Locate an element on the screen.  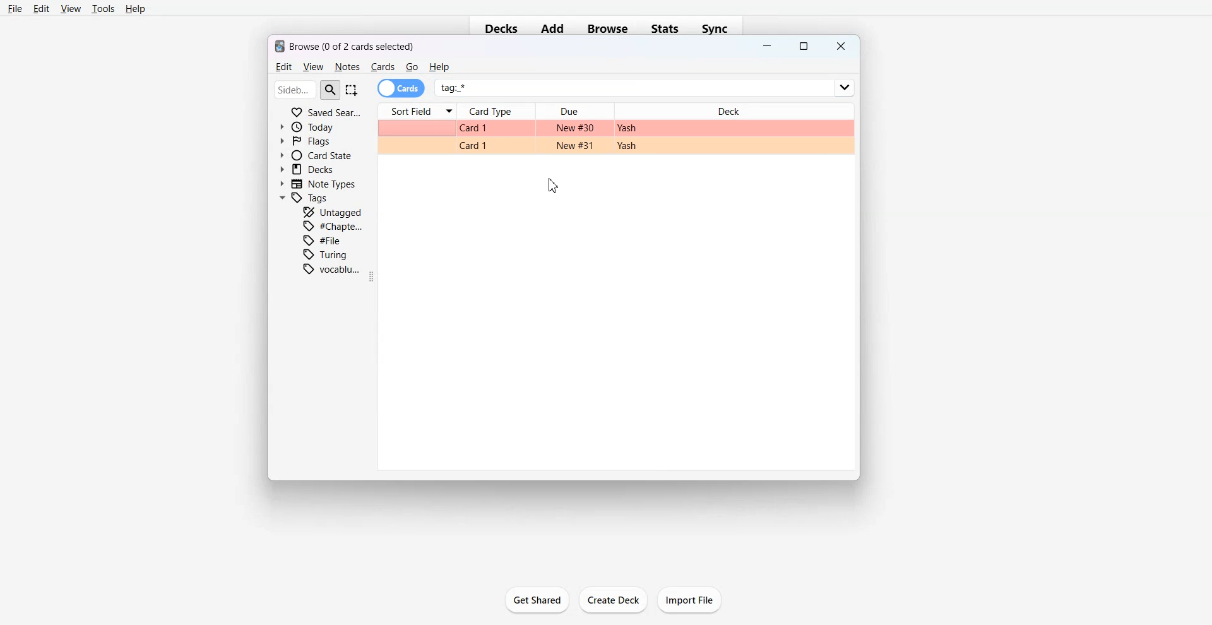
Notes is located at coordinates (347, 67).